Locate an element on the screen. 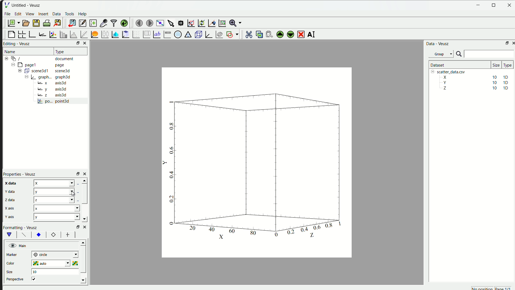 This screenshot has width=515, height=290. y is located at coordinates (57, 217).